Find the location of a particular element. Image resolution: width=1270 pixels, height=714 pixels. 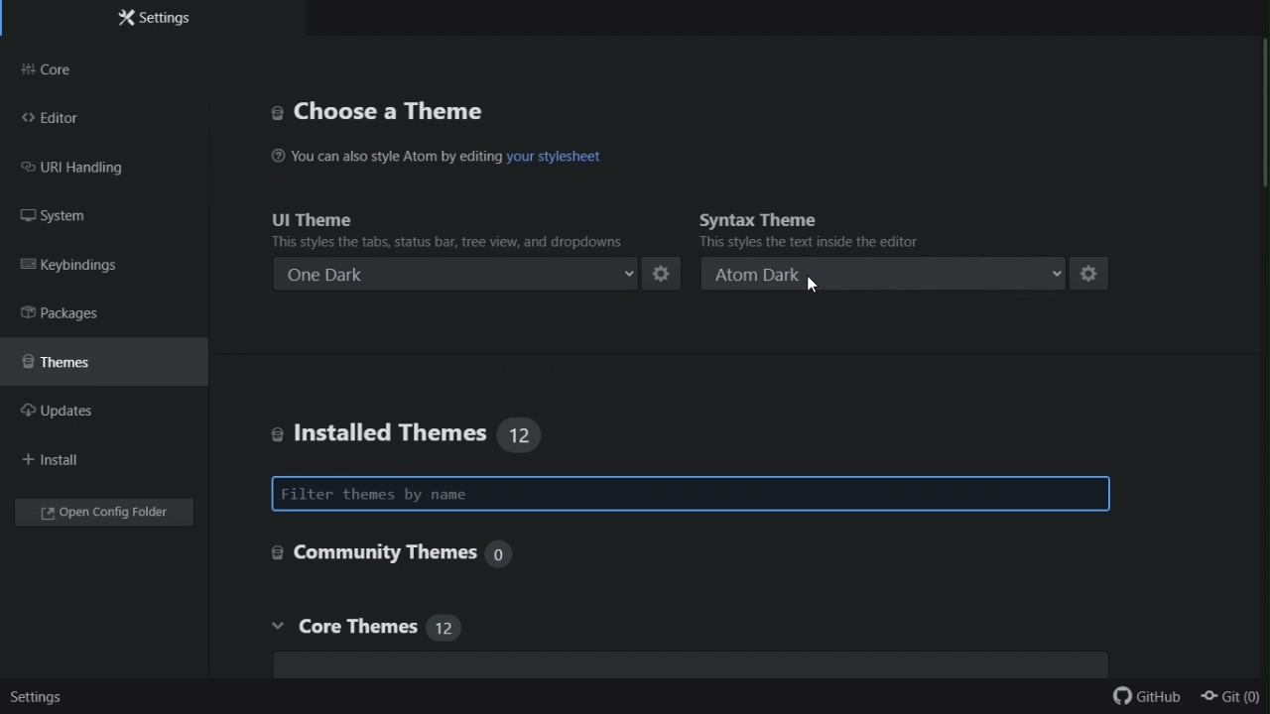

One dark is located at coordinates (478, 277).